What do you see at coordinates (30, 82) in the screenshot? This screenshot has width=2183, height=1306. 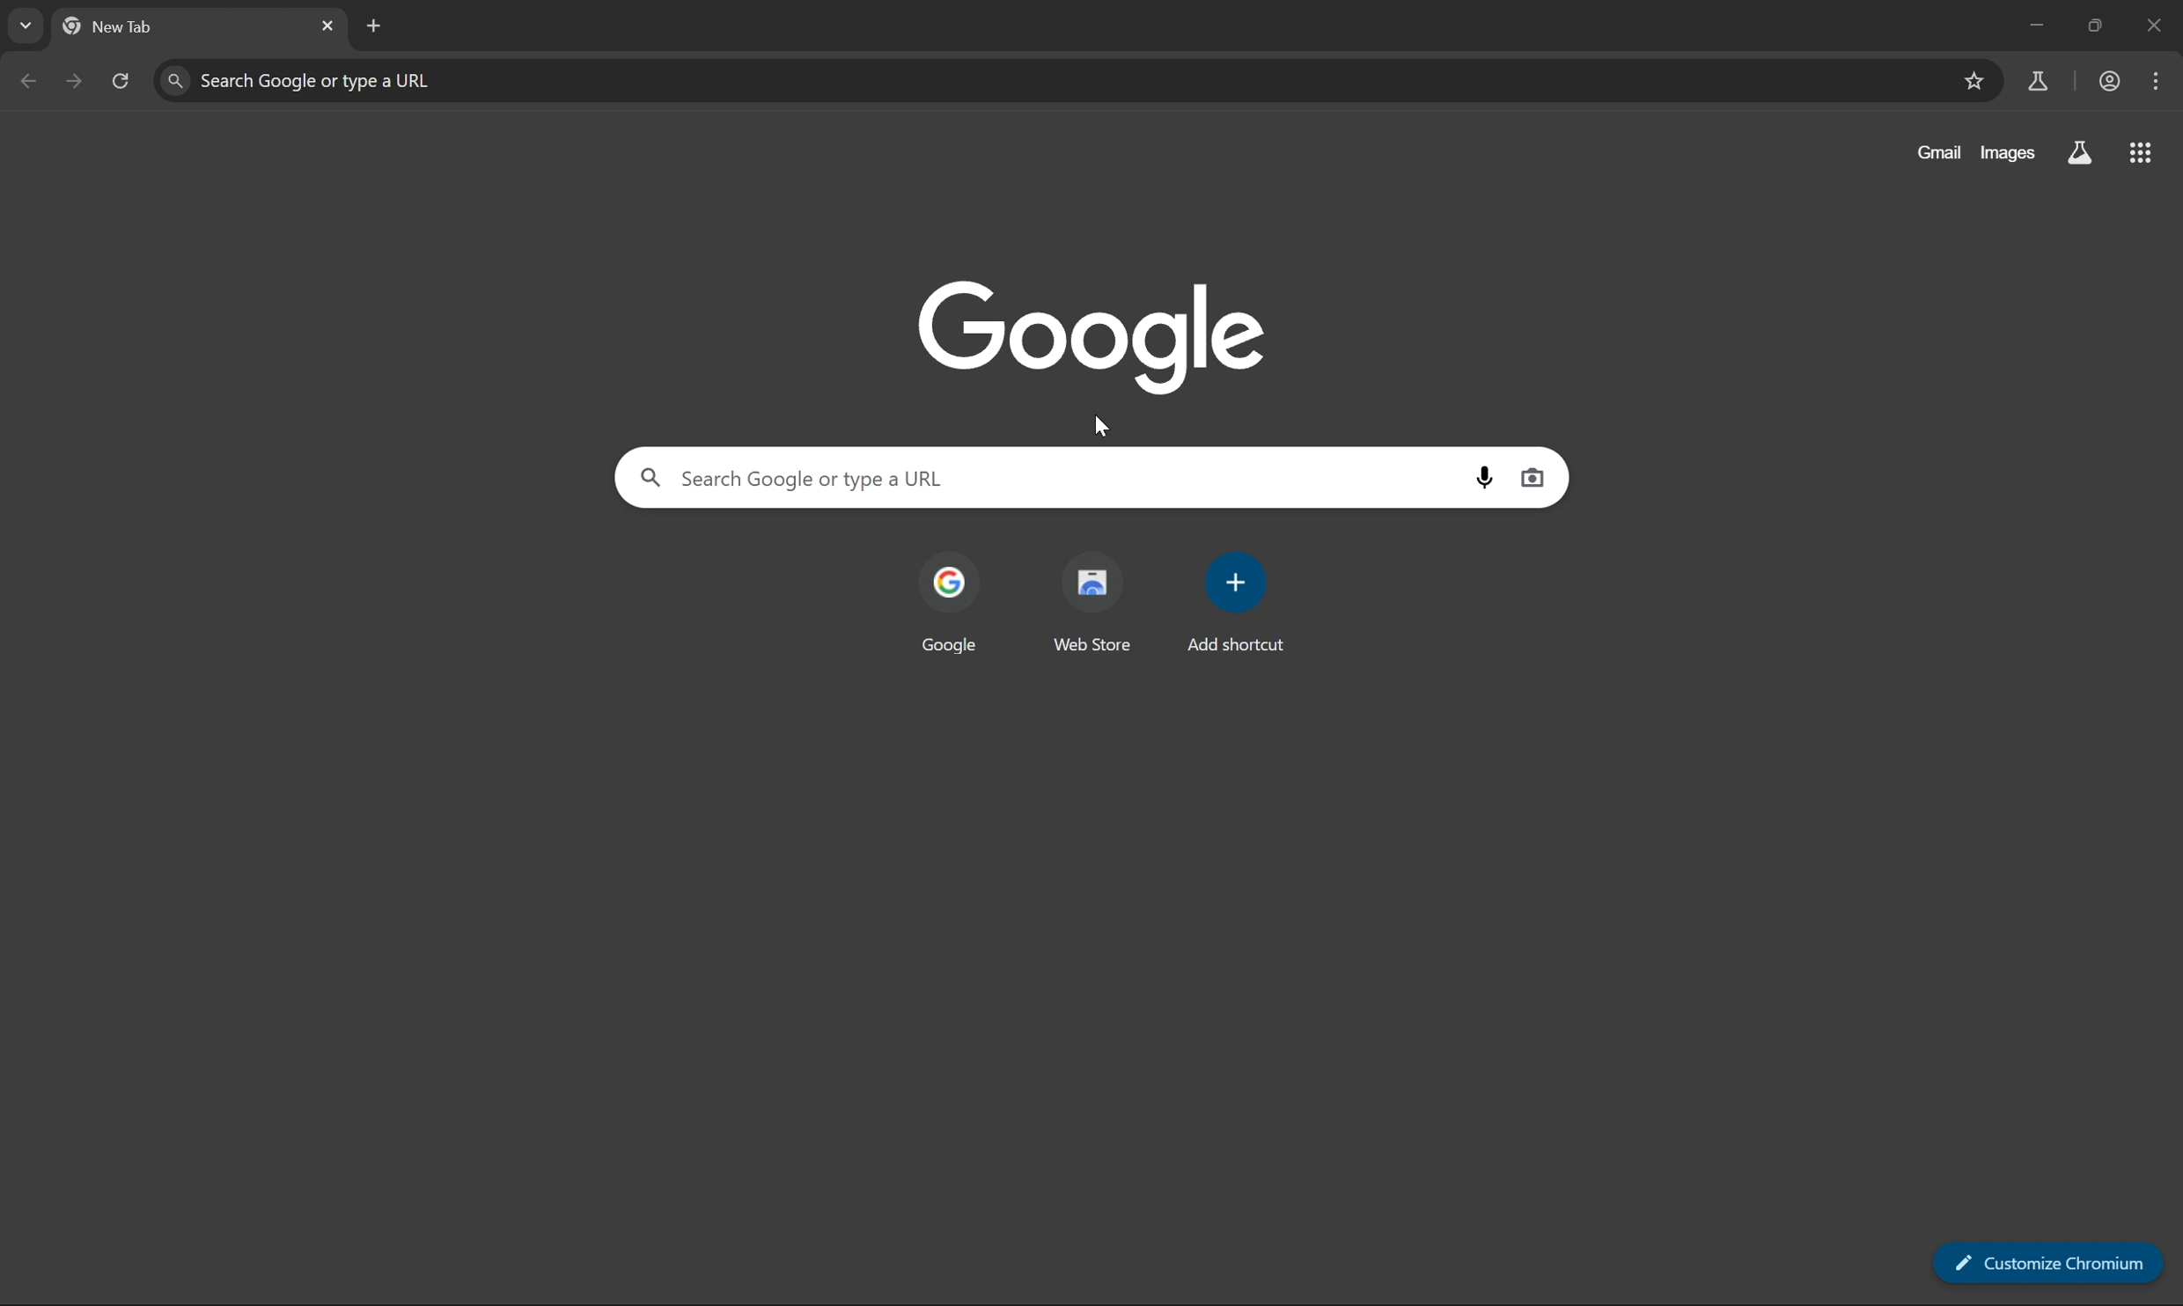 I see `previous` at bounding box center [30, 82].